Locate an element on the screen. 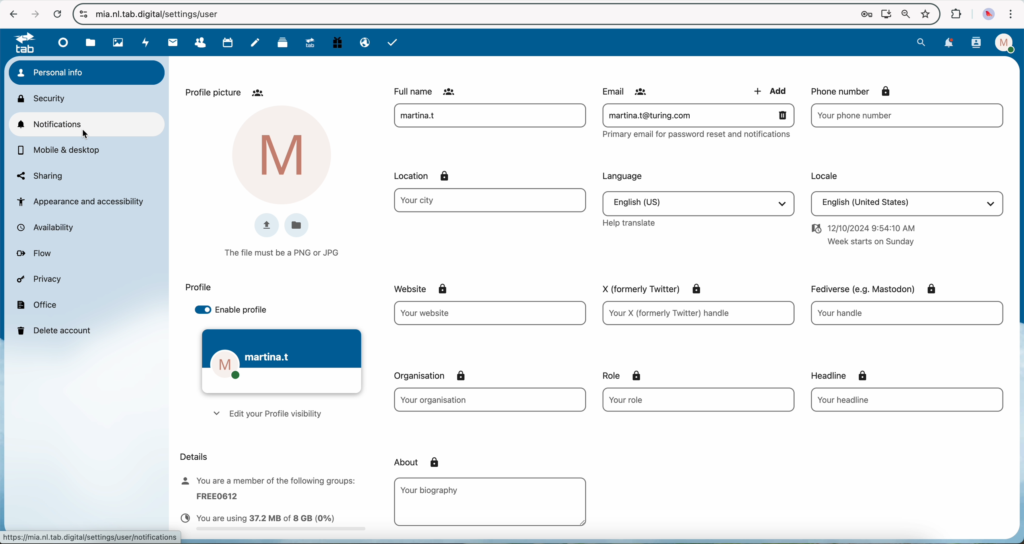 The width and height of the screenshot is (1024, 544). add is located at coordinates (752, 90).